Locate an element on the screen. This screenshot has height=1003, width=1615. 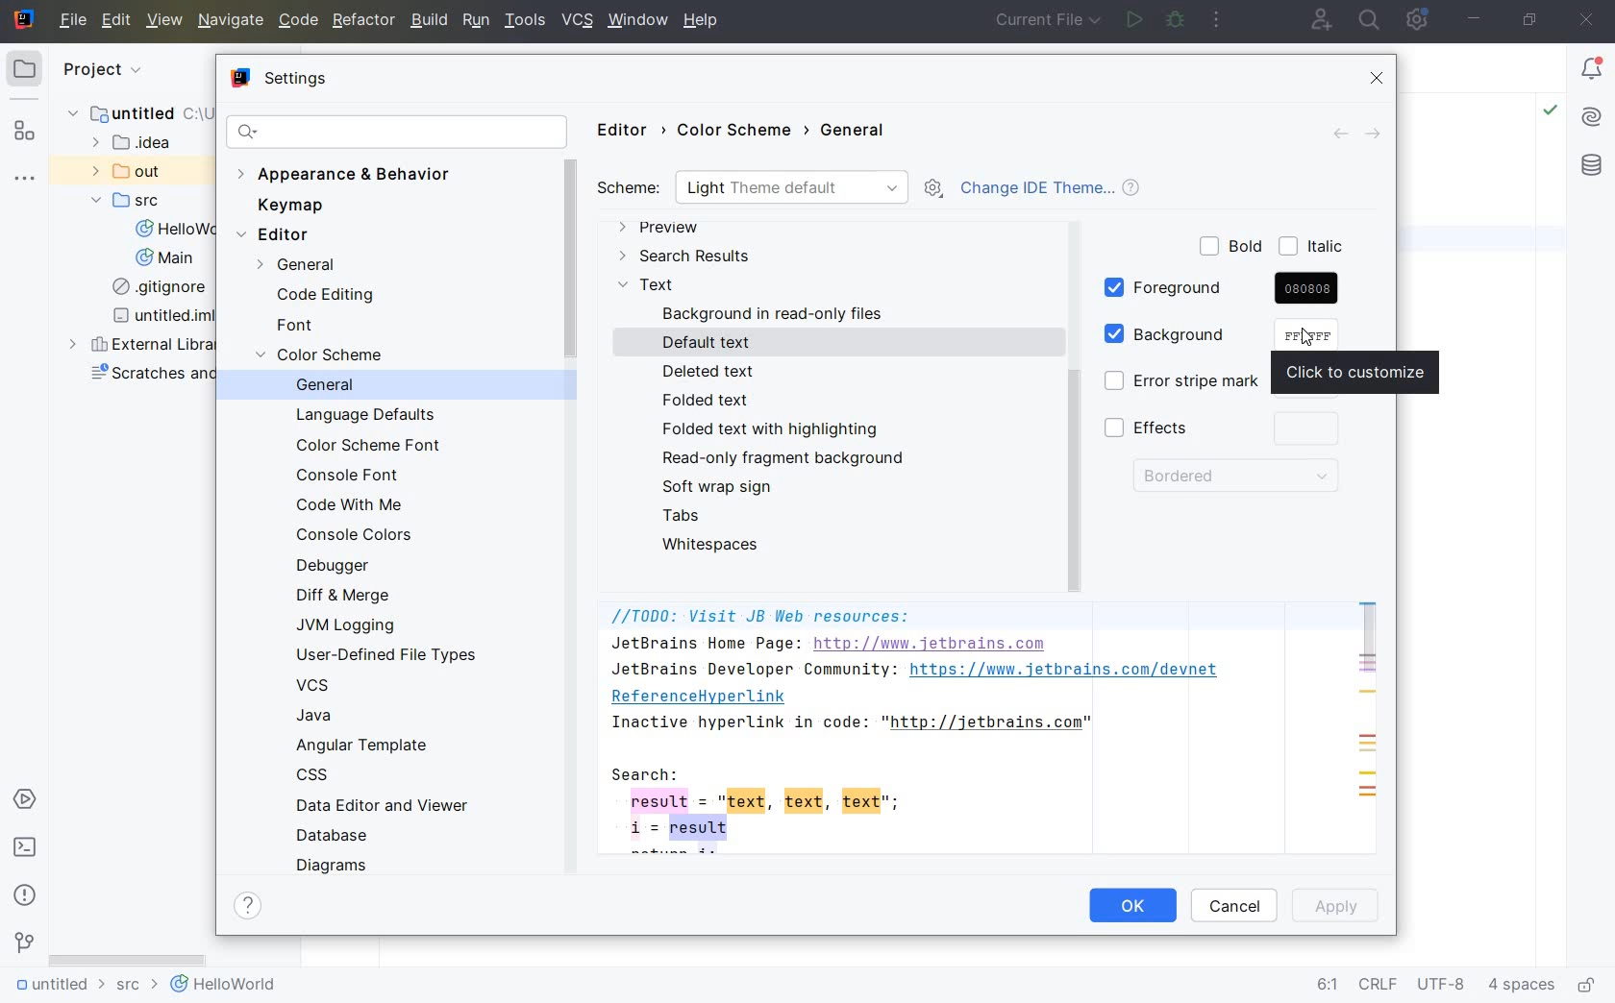
BACKGROUND is located at coordinates (1195, 335).